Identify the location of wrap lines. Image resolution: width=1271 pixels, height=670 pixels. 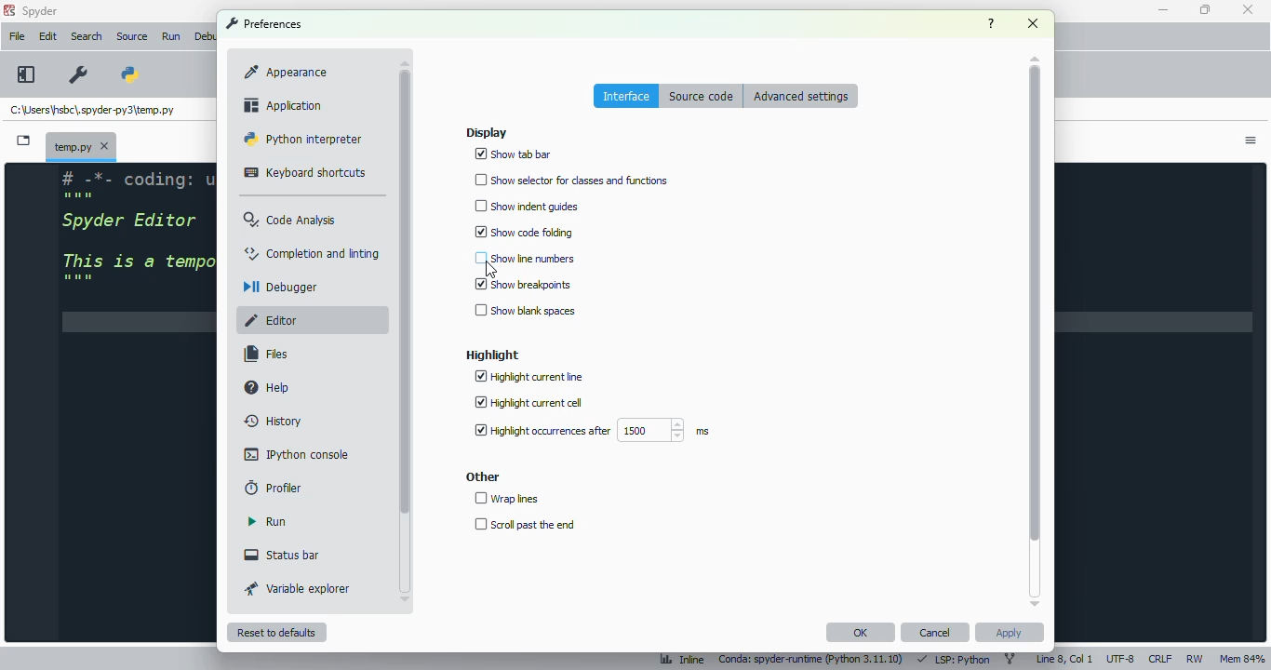
(506, 498).